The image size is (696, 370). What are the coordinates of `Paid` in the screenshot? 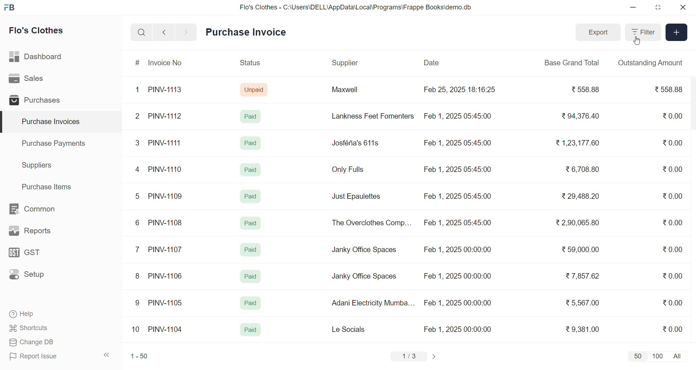 It's located at (250, 303).